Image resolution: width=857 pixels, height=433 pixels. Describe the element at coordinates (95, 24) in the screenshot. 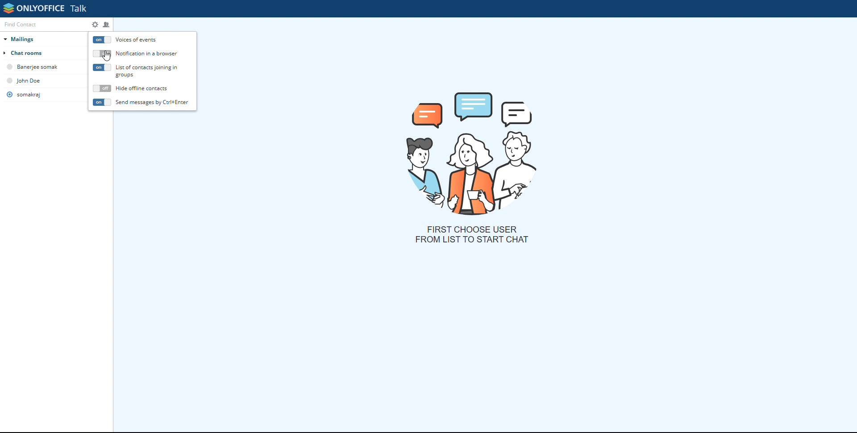

I see `settings` at that location.